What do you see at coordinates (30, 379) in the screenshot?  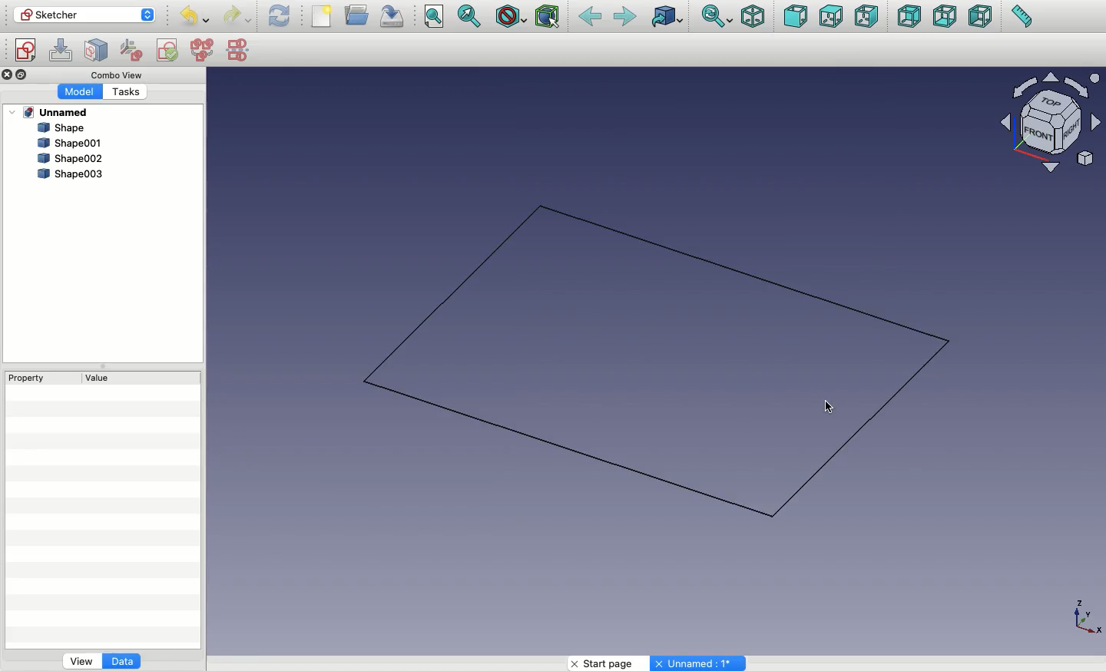 I see `Property` at bounding box center [30, 379].